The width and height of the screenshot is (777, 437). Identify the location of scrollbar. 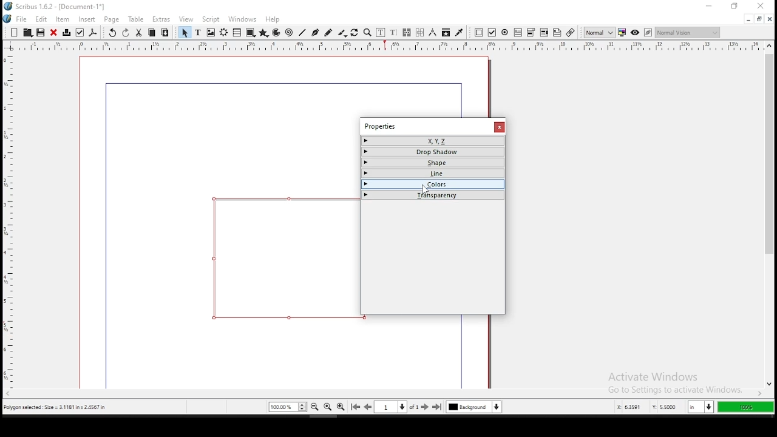
(489, 352).